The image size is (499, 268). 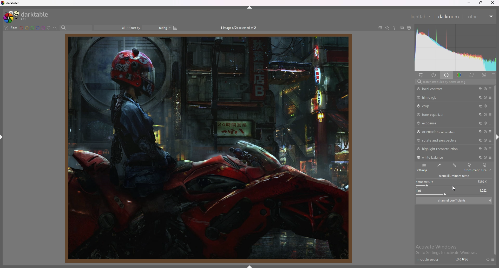 I want to click on resize, so click(x=480, y=3).